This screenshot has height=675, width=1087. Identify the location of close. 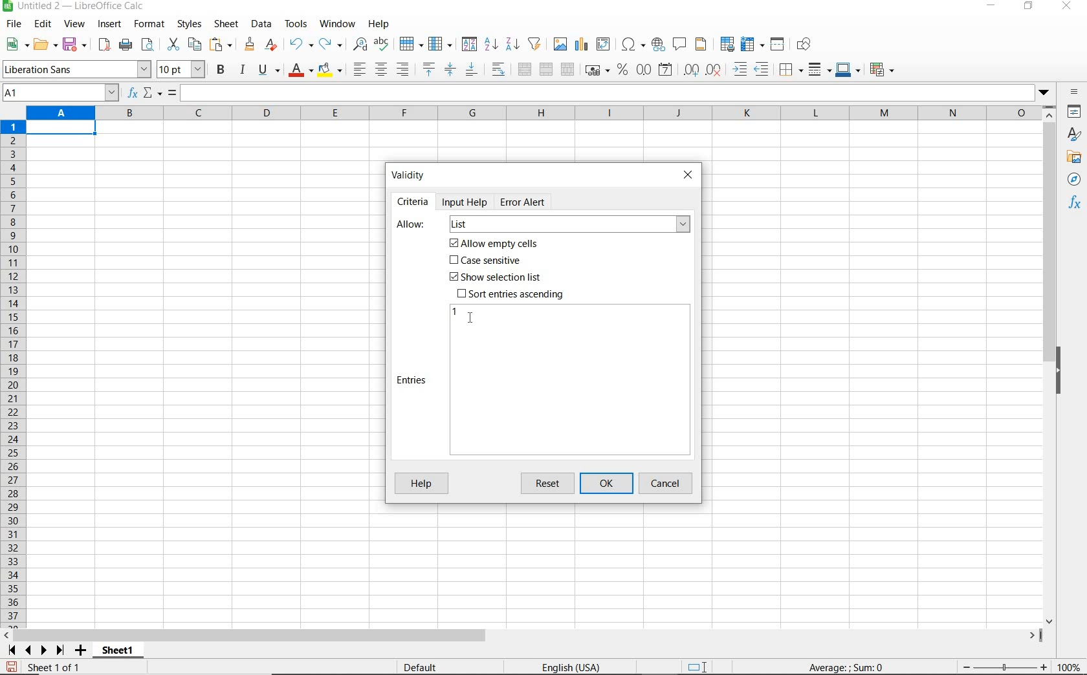
(688, 173).